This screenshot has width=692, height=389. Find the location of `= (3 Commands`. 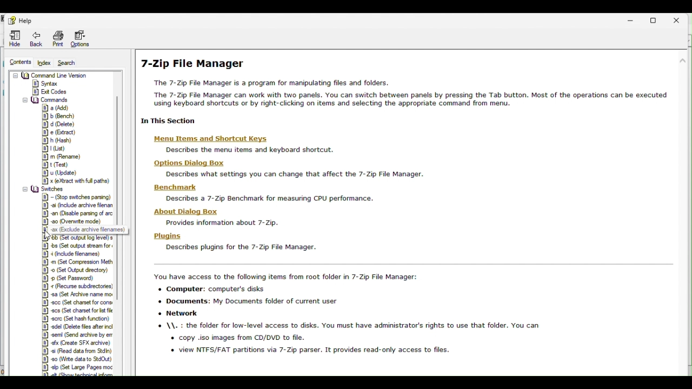

= (3 Commands is located at coordinates (46, 99).